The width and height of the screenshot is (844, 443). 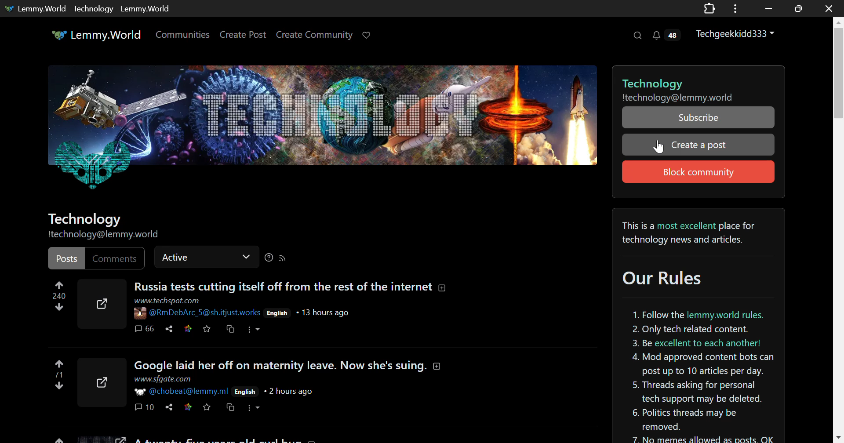 I want to click on Create Community, so click(x=316, y=35).